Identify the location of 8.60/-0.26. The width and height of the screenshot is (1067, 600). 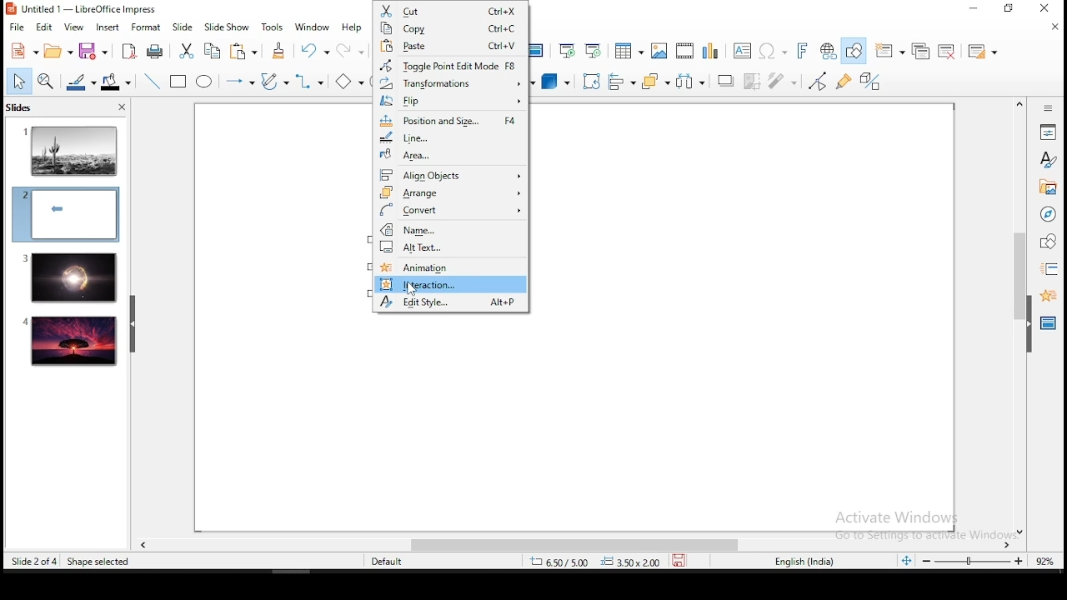
(561, 563).